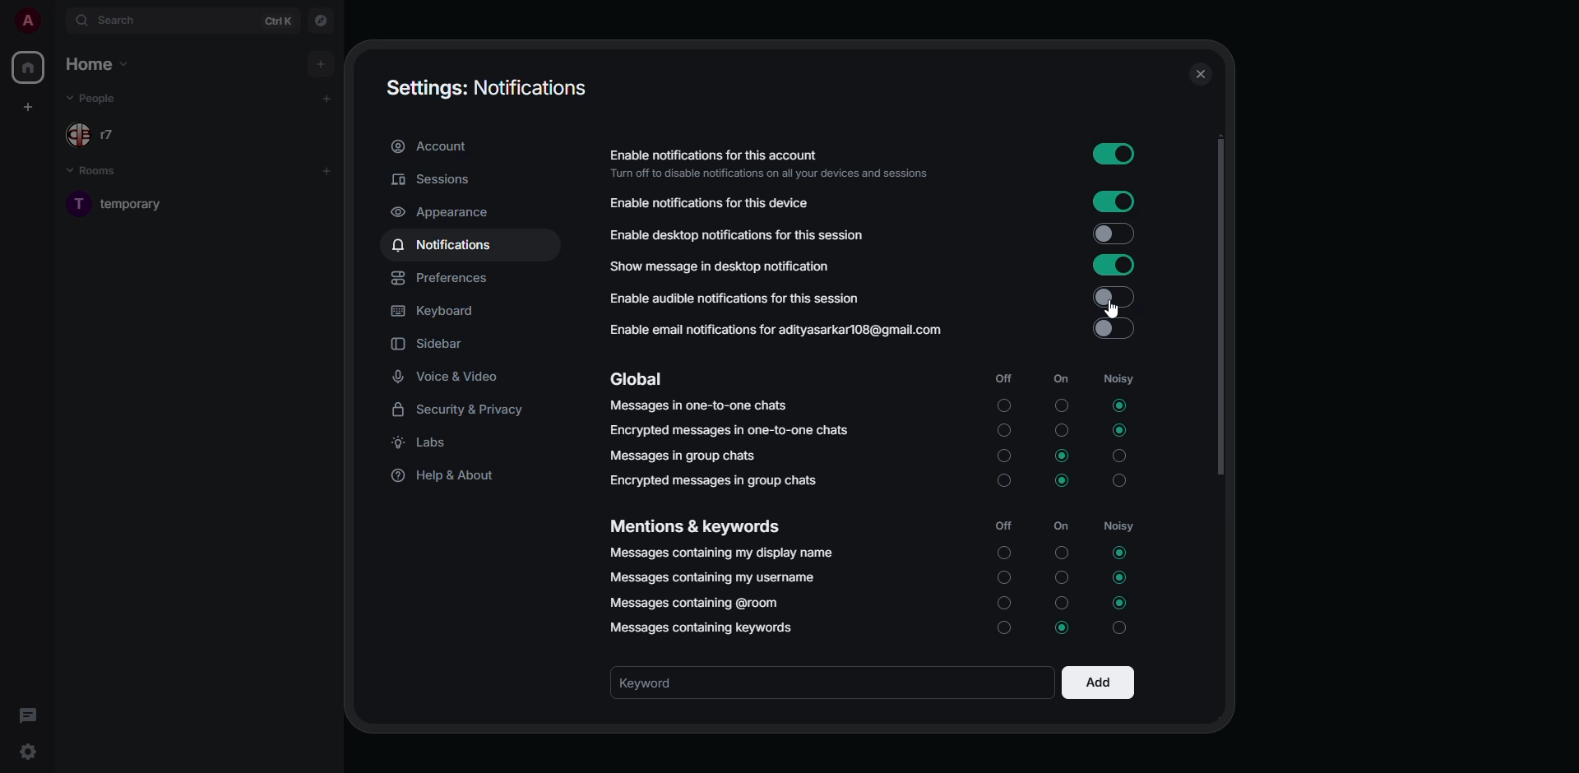 The width and height of the screenshot is (1579, 773). I want to click on On Unselected, so click(1060, 405).